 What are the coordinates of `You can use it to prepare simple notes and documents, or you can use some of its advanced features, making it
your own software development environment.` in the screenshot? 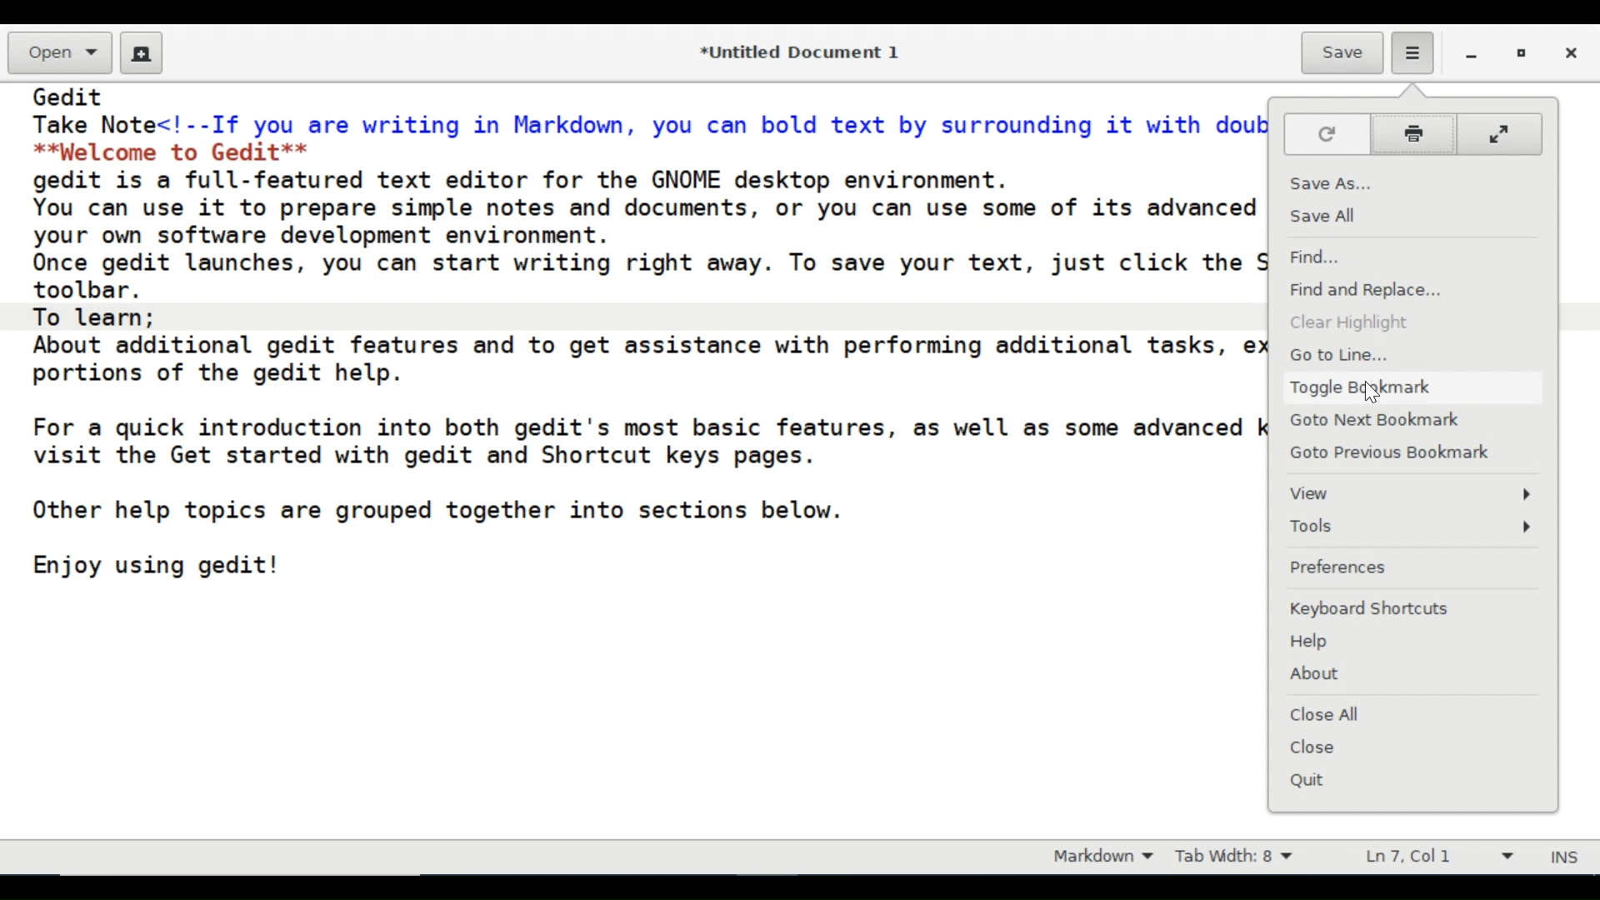 It's located at (648, 221).